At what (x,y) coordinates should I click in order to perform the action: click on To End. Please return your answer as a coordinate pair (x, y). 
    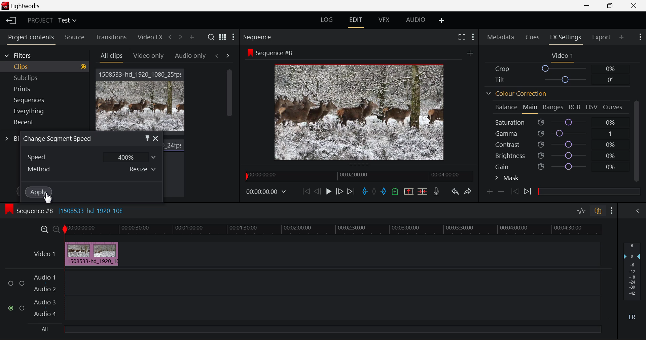
    Looking at the image, I should click on (351, 192).